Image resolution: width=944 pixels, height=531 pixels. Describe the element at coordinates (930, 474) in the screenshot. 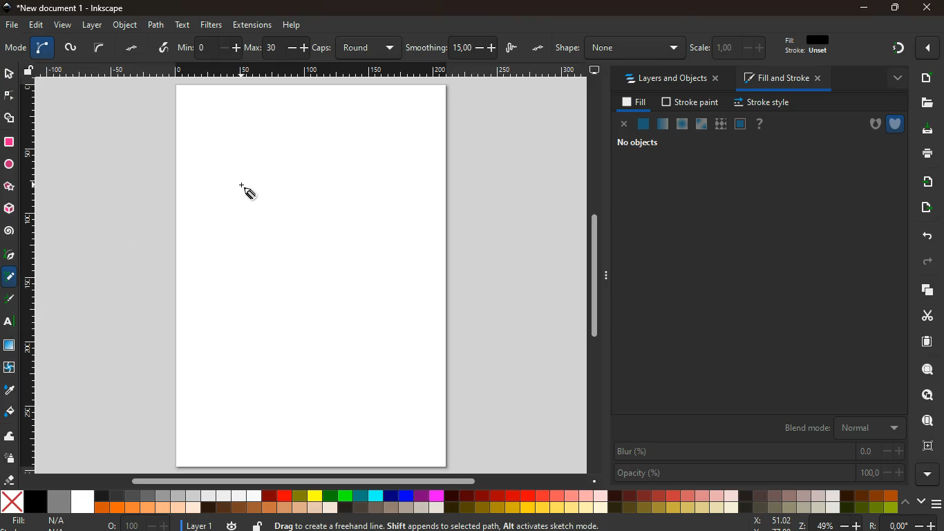

I see `more` at that location.